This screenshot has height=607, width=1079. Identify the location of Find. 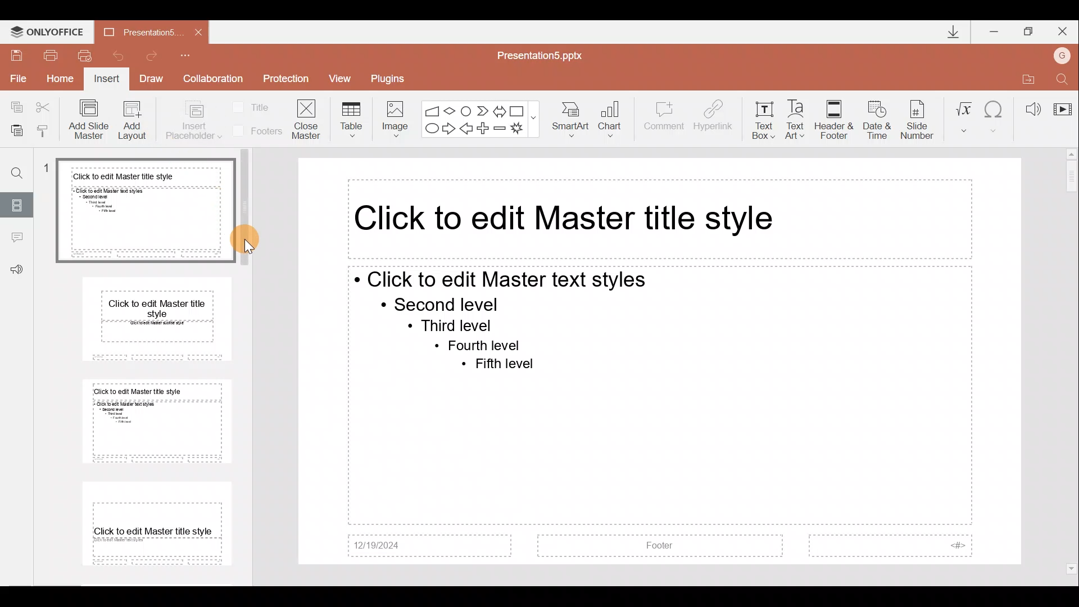
(13, 169).